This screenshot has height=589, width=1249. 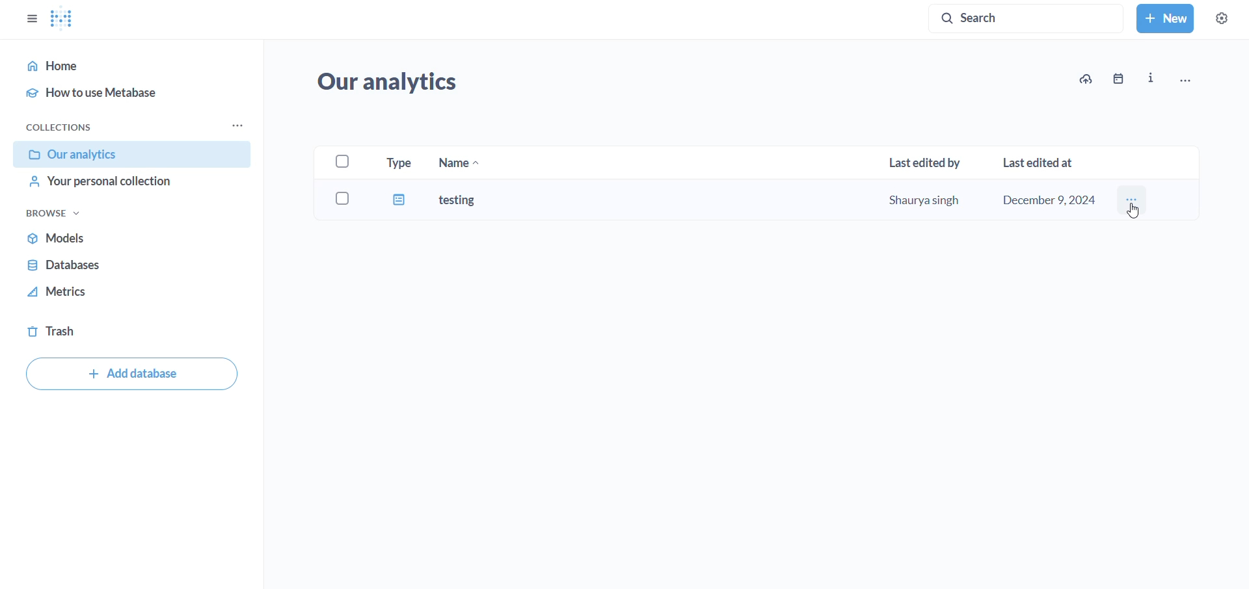 What do you see at coordinates (1121, 79) in the screenshot?
I see `date` at bounding box center [1121, 79].